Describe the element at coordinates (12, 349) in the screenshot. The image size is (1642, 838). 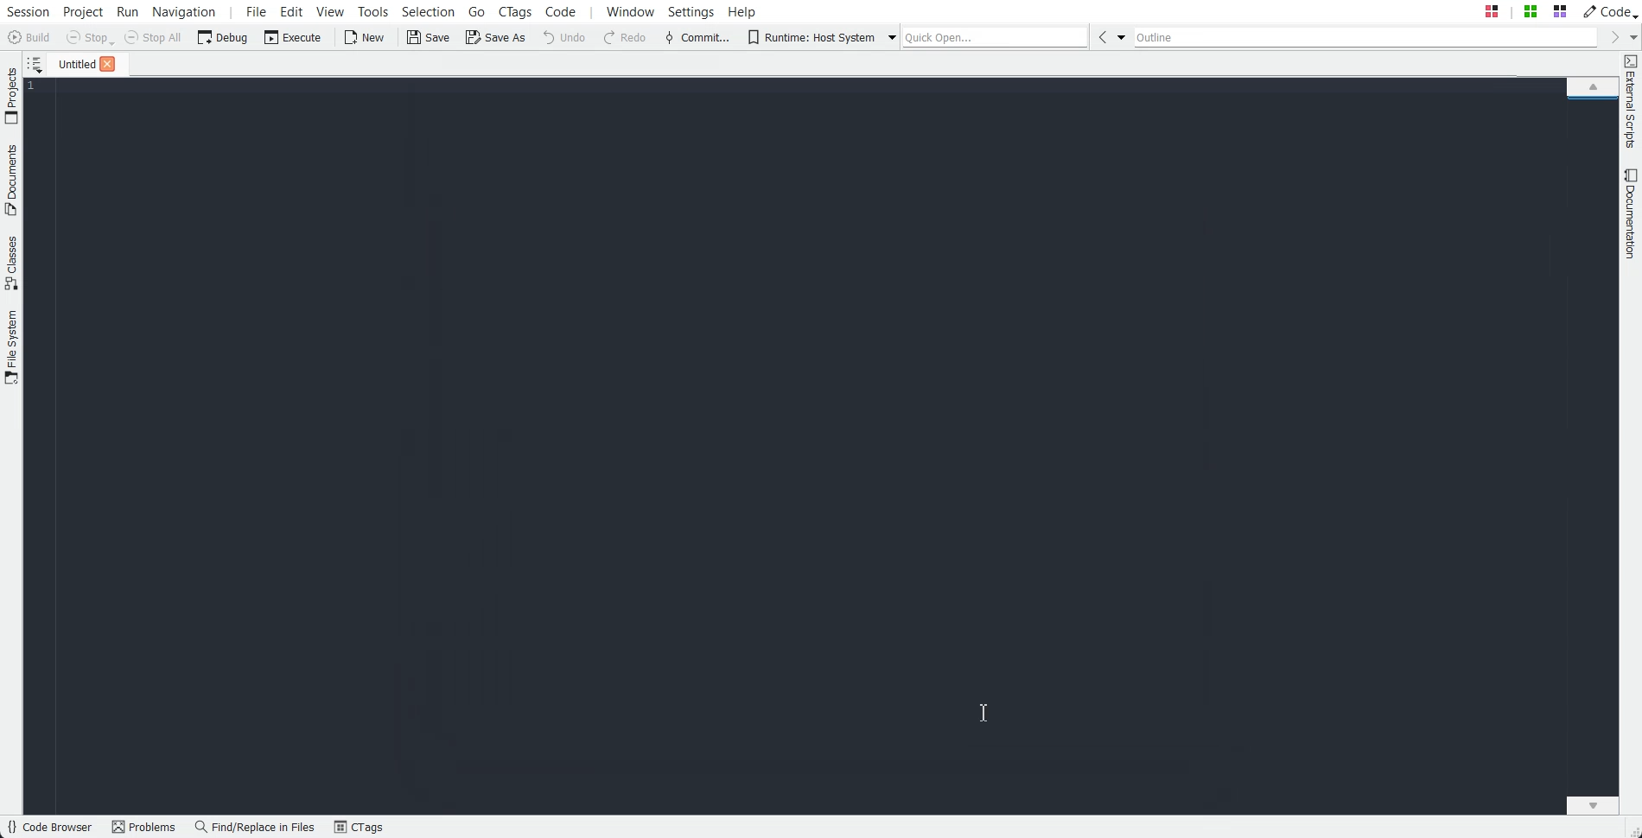
I see `File System` at that location.